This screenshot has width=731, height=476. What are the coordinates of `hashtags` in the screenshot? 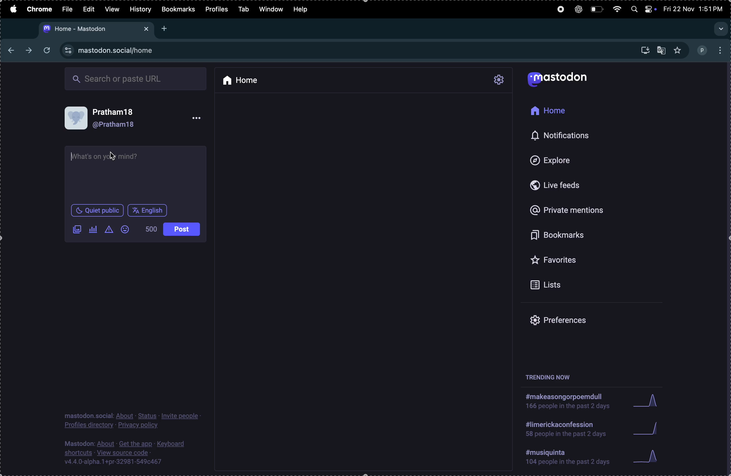 It's located at (566, 457).